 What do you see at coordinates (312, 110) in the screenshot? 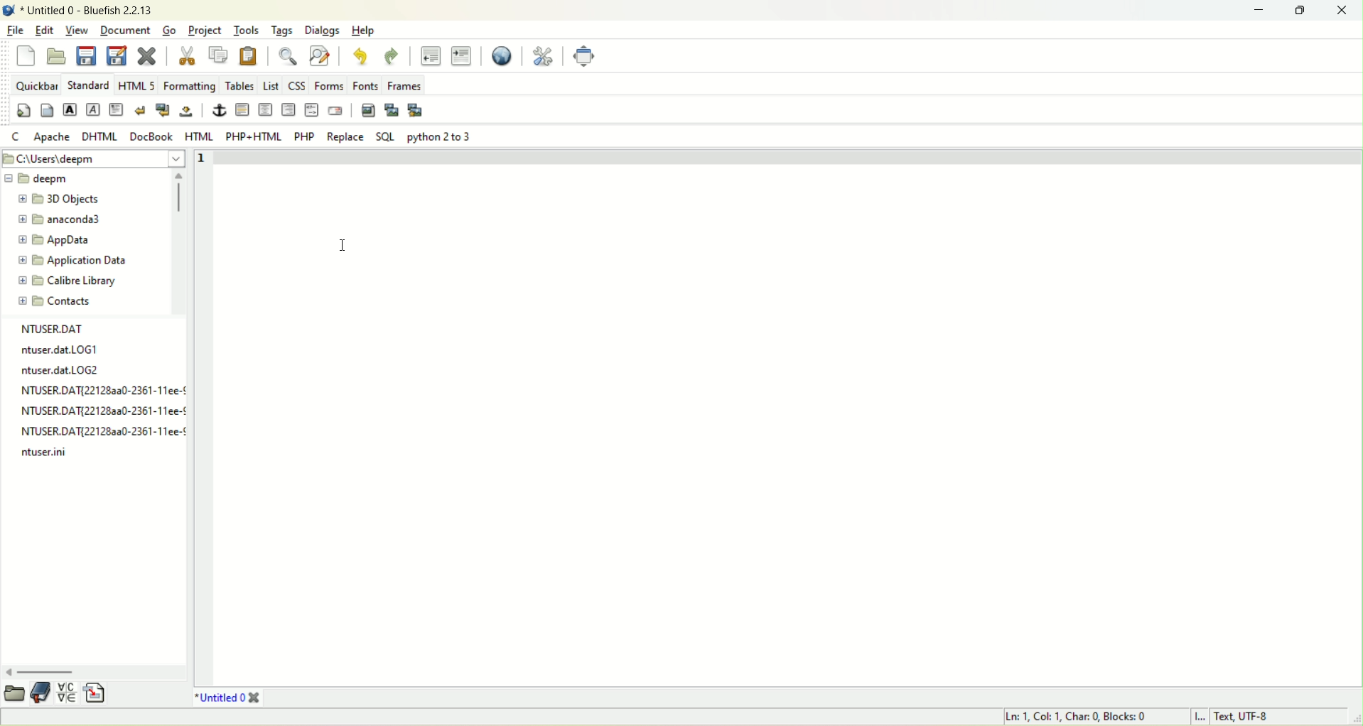
I see `html comment` at bounding box center [312, 110].